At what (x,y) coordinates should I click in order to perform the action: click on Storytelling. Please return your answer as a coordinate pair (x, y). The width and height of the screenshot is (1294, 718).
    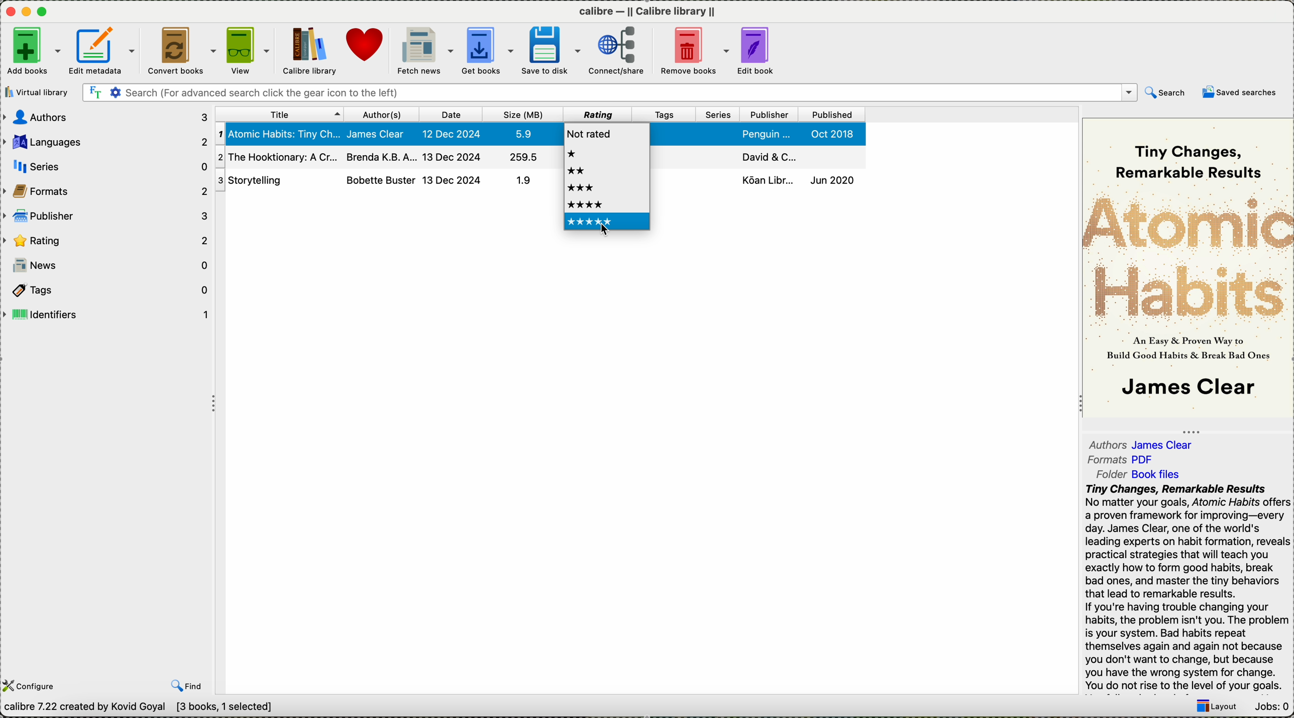
    Looking at the image, I should click on (276, 180).